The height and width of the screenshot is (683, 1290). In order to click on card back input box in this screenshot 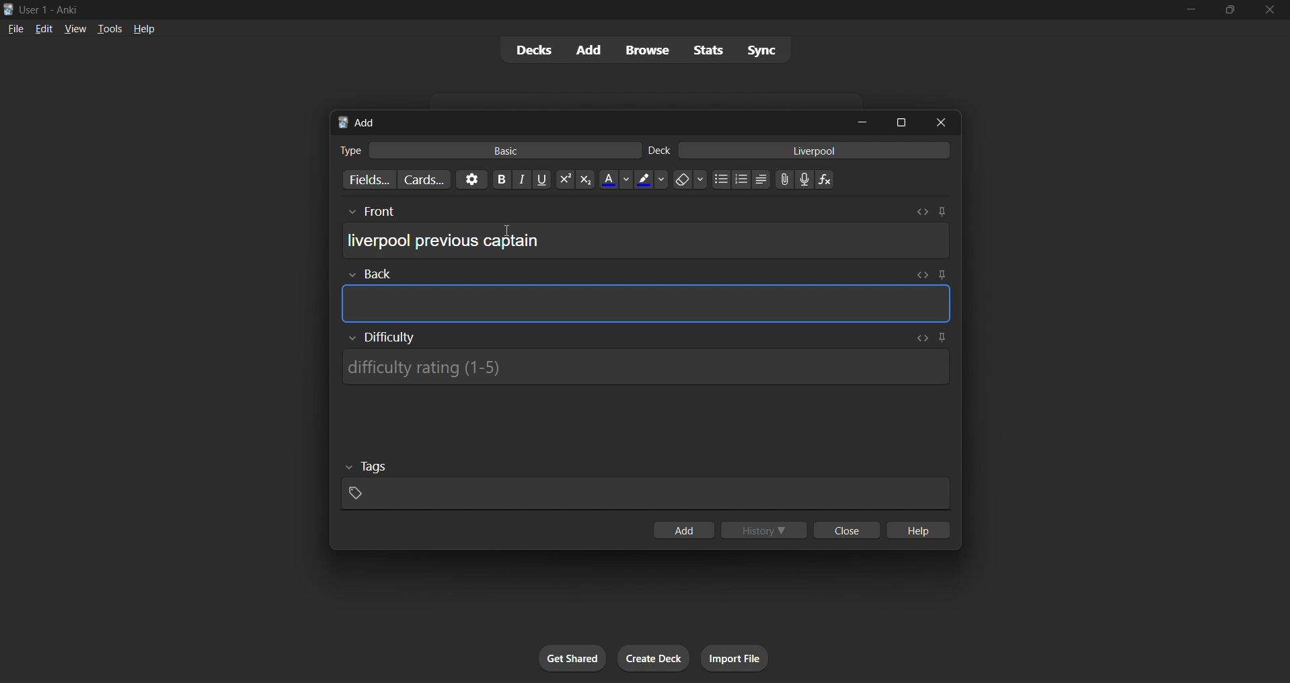, I will do `click(648, 296)`.